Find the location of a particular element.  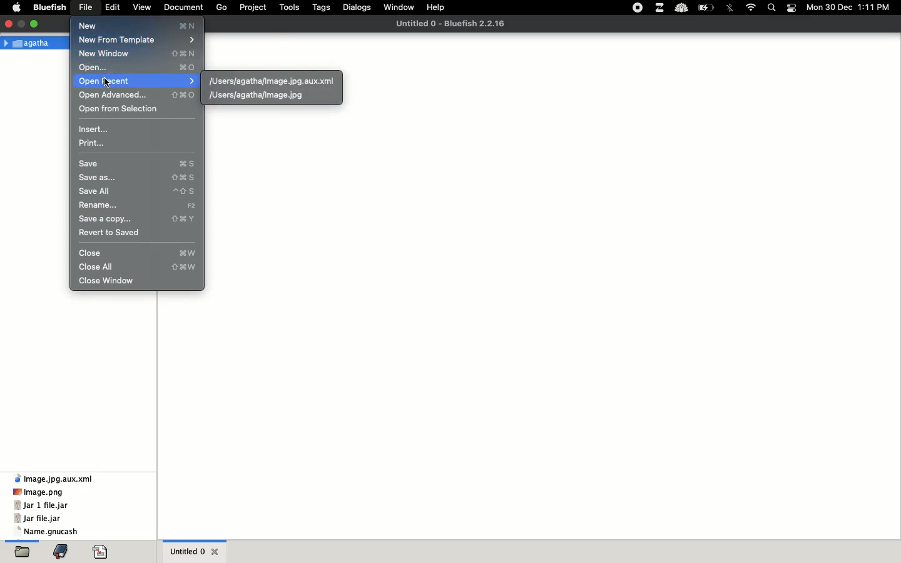

New Window  N is located at coordinates (137, 54).